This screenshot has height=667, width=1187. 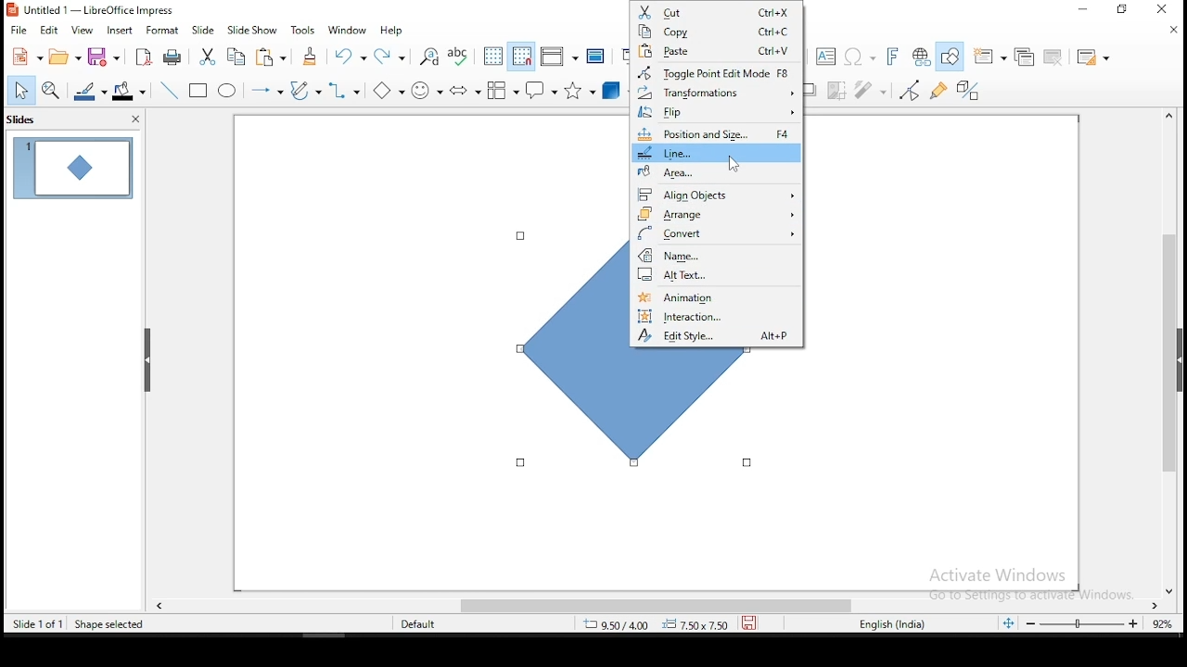 What do you see at coordinates (1169, 352) in the screenshot?
I see `scroll bar` at bounding box center [1169, 352].